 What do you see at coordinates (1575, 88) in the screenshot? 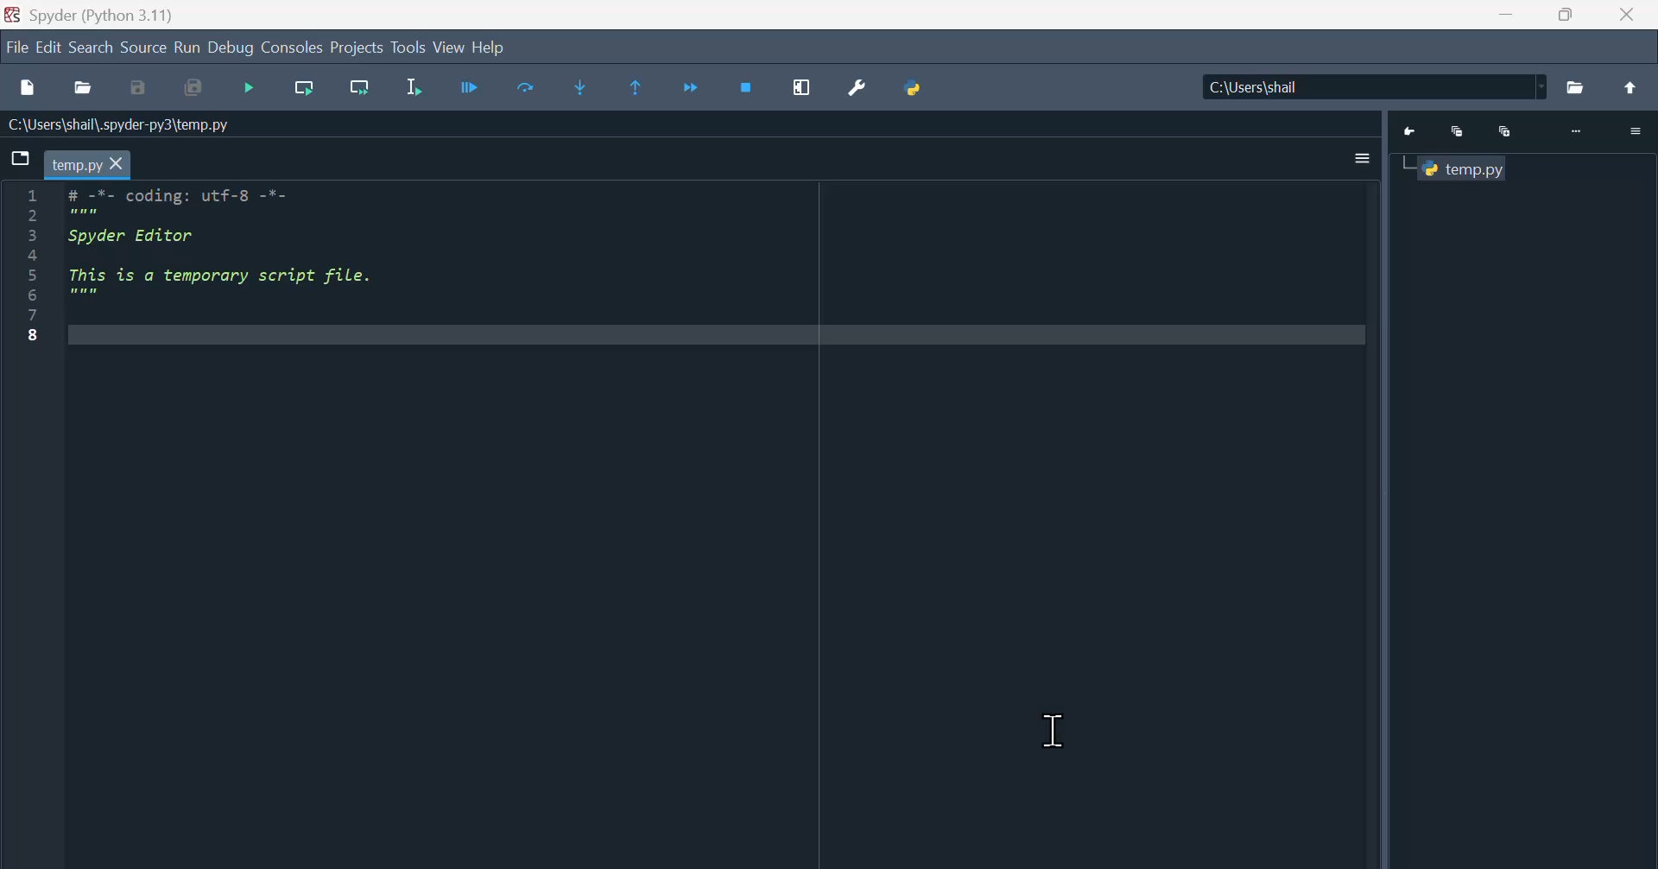
I see `File` at bounding box center [1575, 88].